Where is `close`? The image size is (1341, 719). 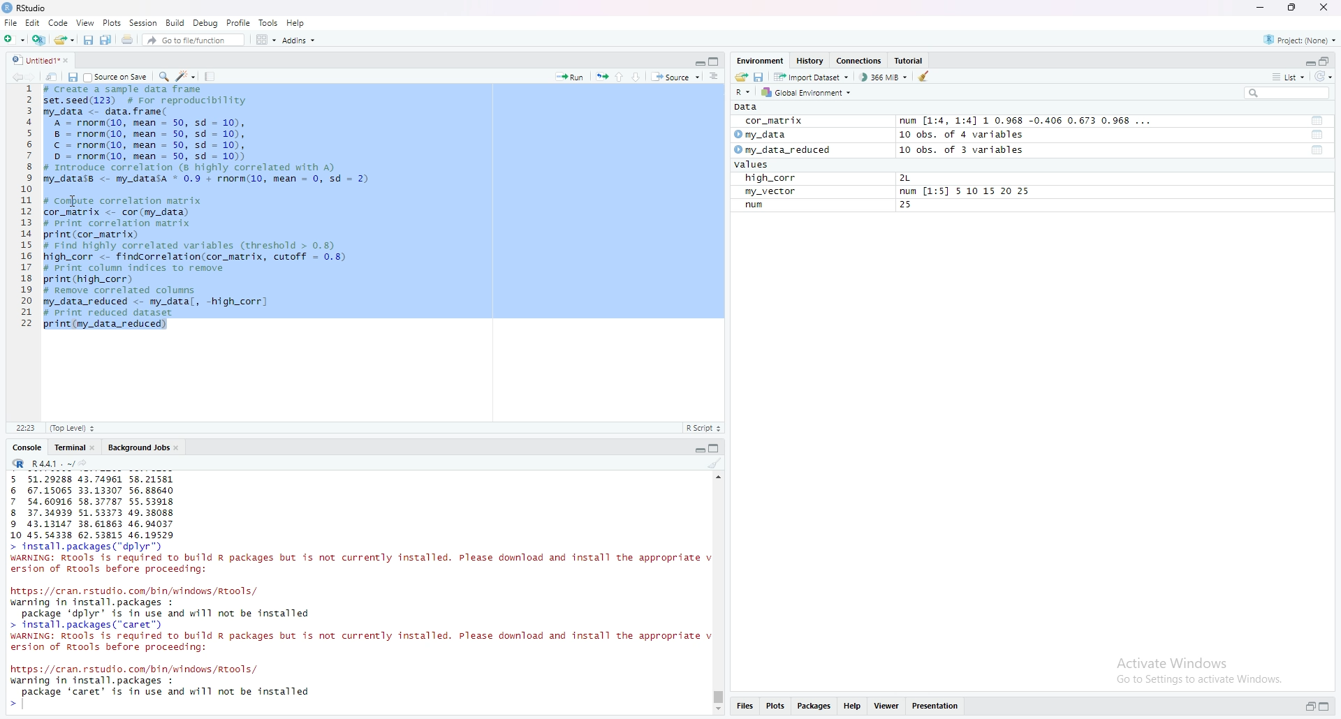 close is located at coordinates (178, 448).